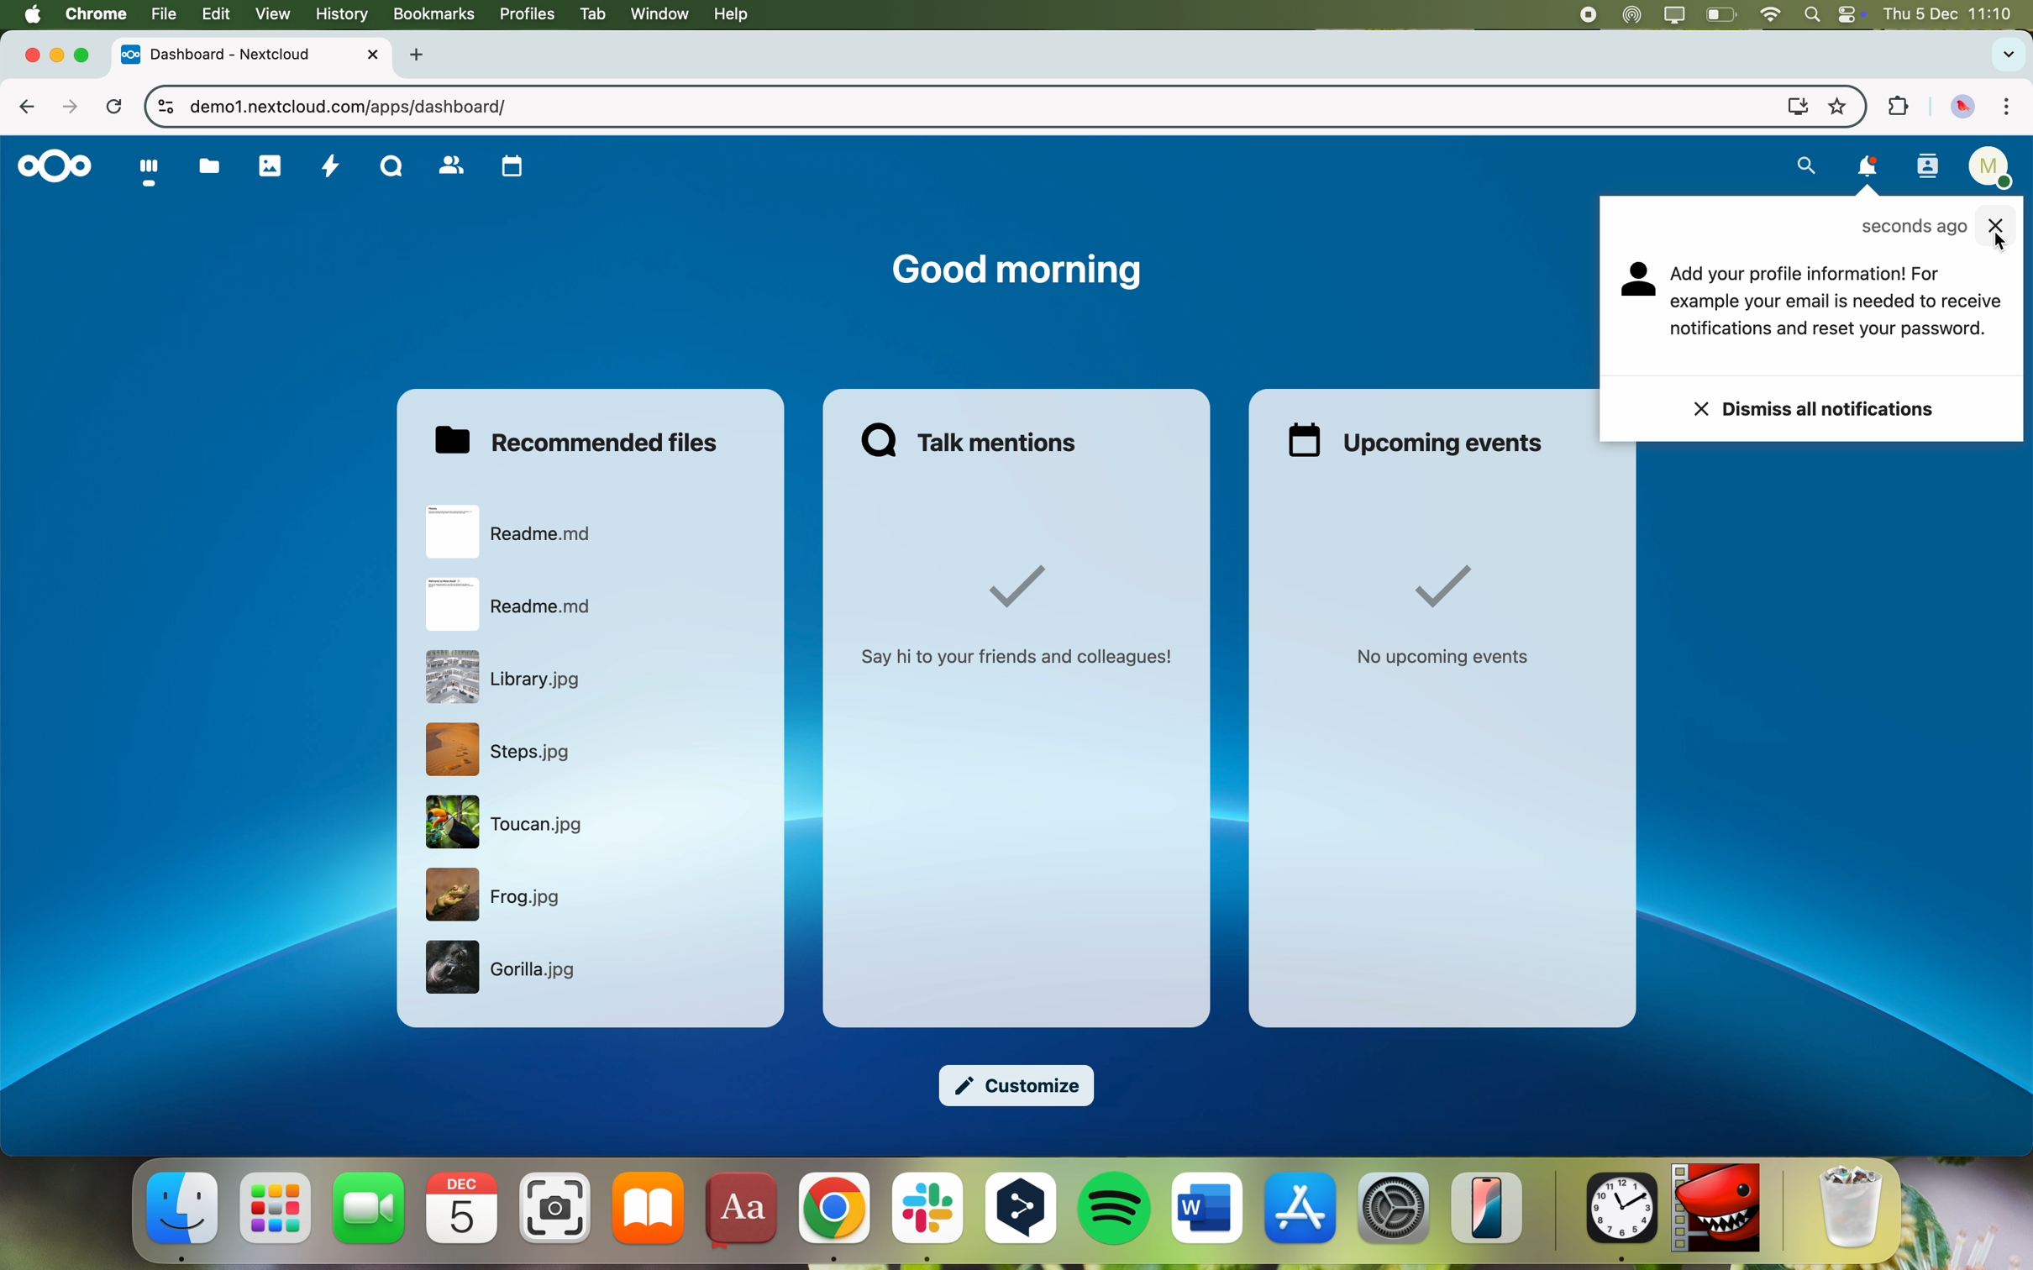 The width and height of the screenshot is (2033, 1270). Describe the element at coordinates (276, 1210) in the screenshot. I see `launchpad` at that location.